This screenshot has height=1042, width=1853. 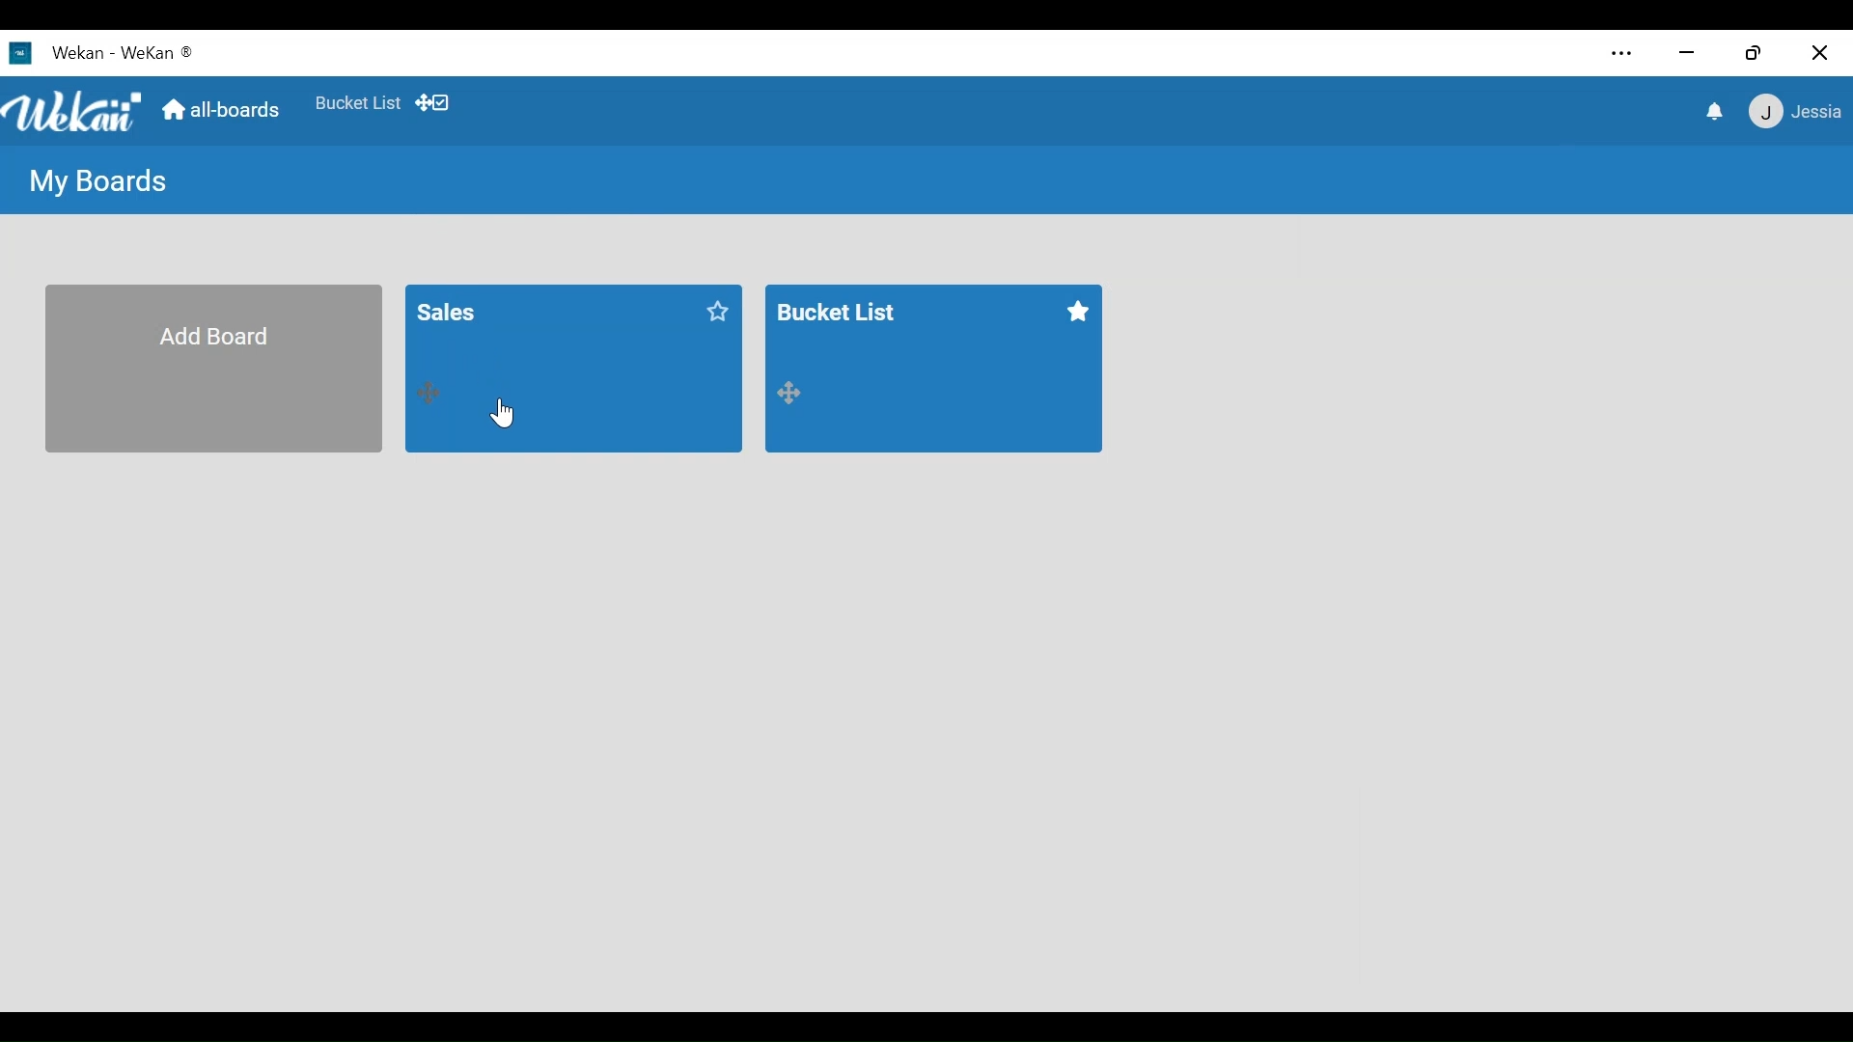 What do you see at coordinates (1758, 51) in the screenshot?
I see `Restore` at bounding box center [1758, 51].